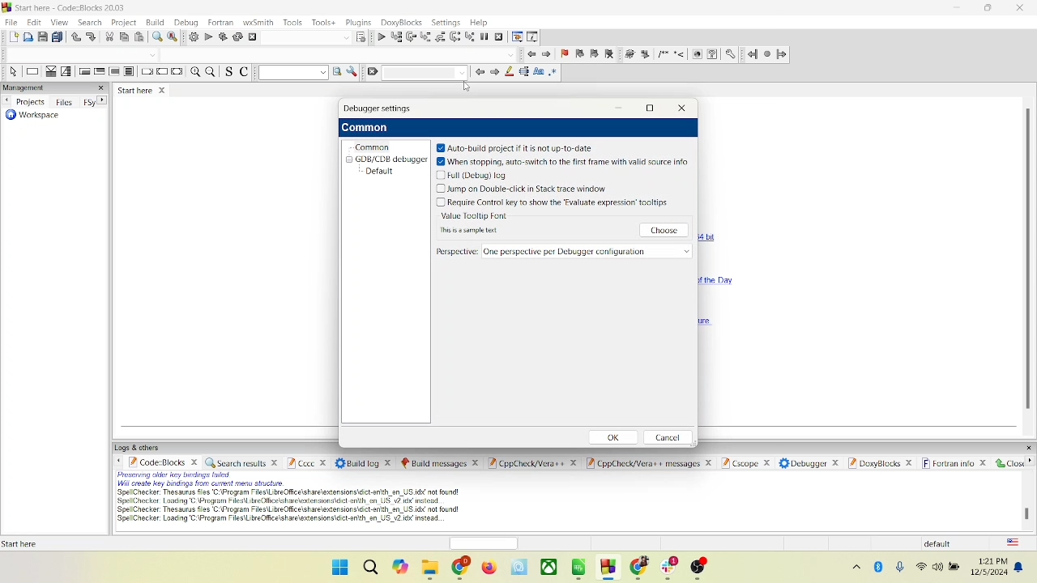  What do you see at coordinates (921, 565) in the screenshot?
I see `wifi` at bounding box center [921, 565].